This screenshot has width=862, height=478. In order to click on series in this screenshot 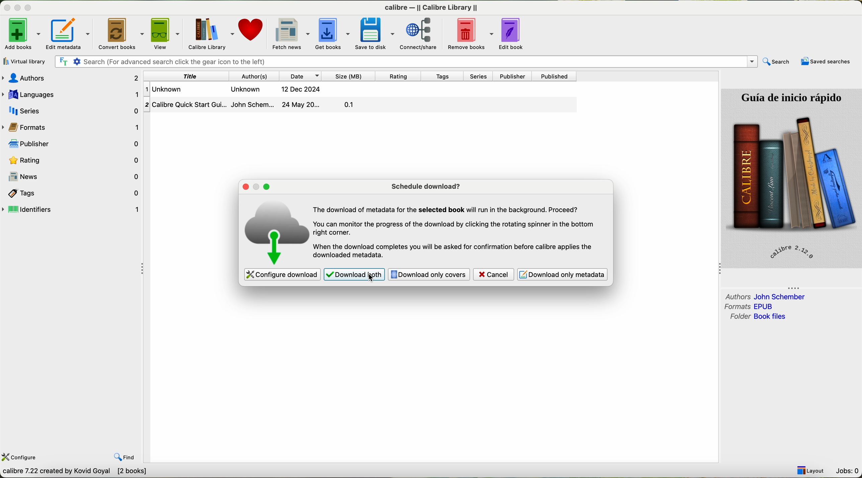, I will do `click(479, 76)`.